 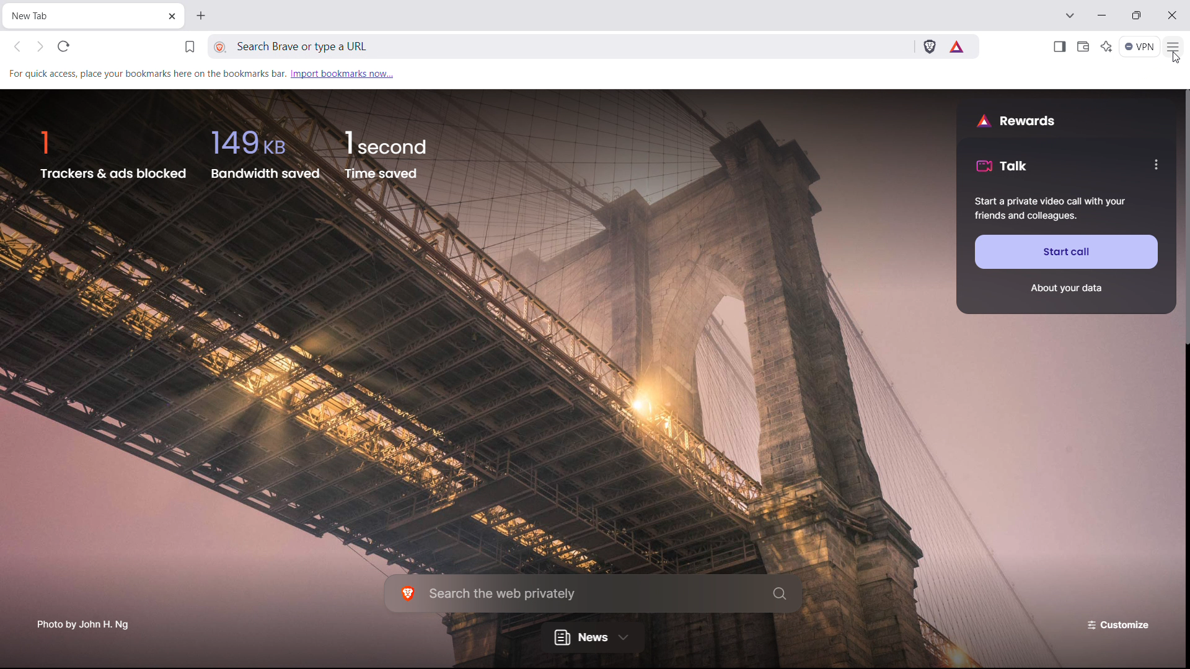 What do you see at coordinates (930, 47) in the screenshot?
I see `brave shield` at bounding box center [930, 47].